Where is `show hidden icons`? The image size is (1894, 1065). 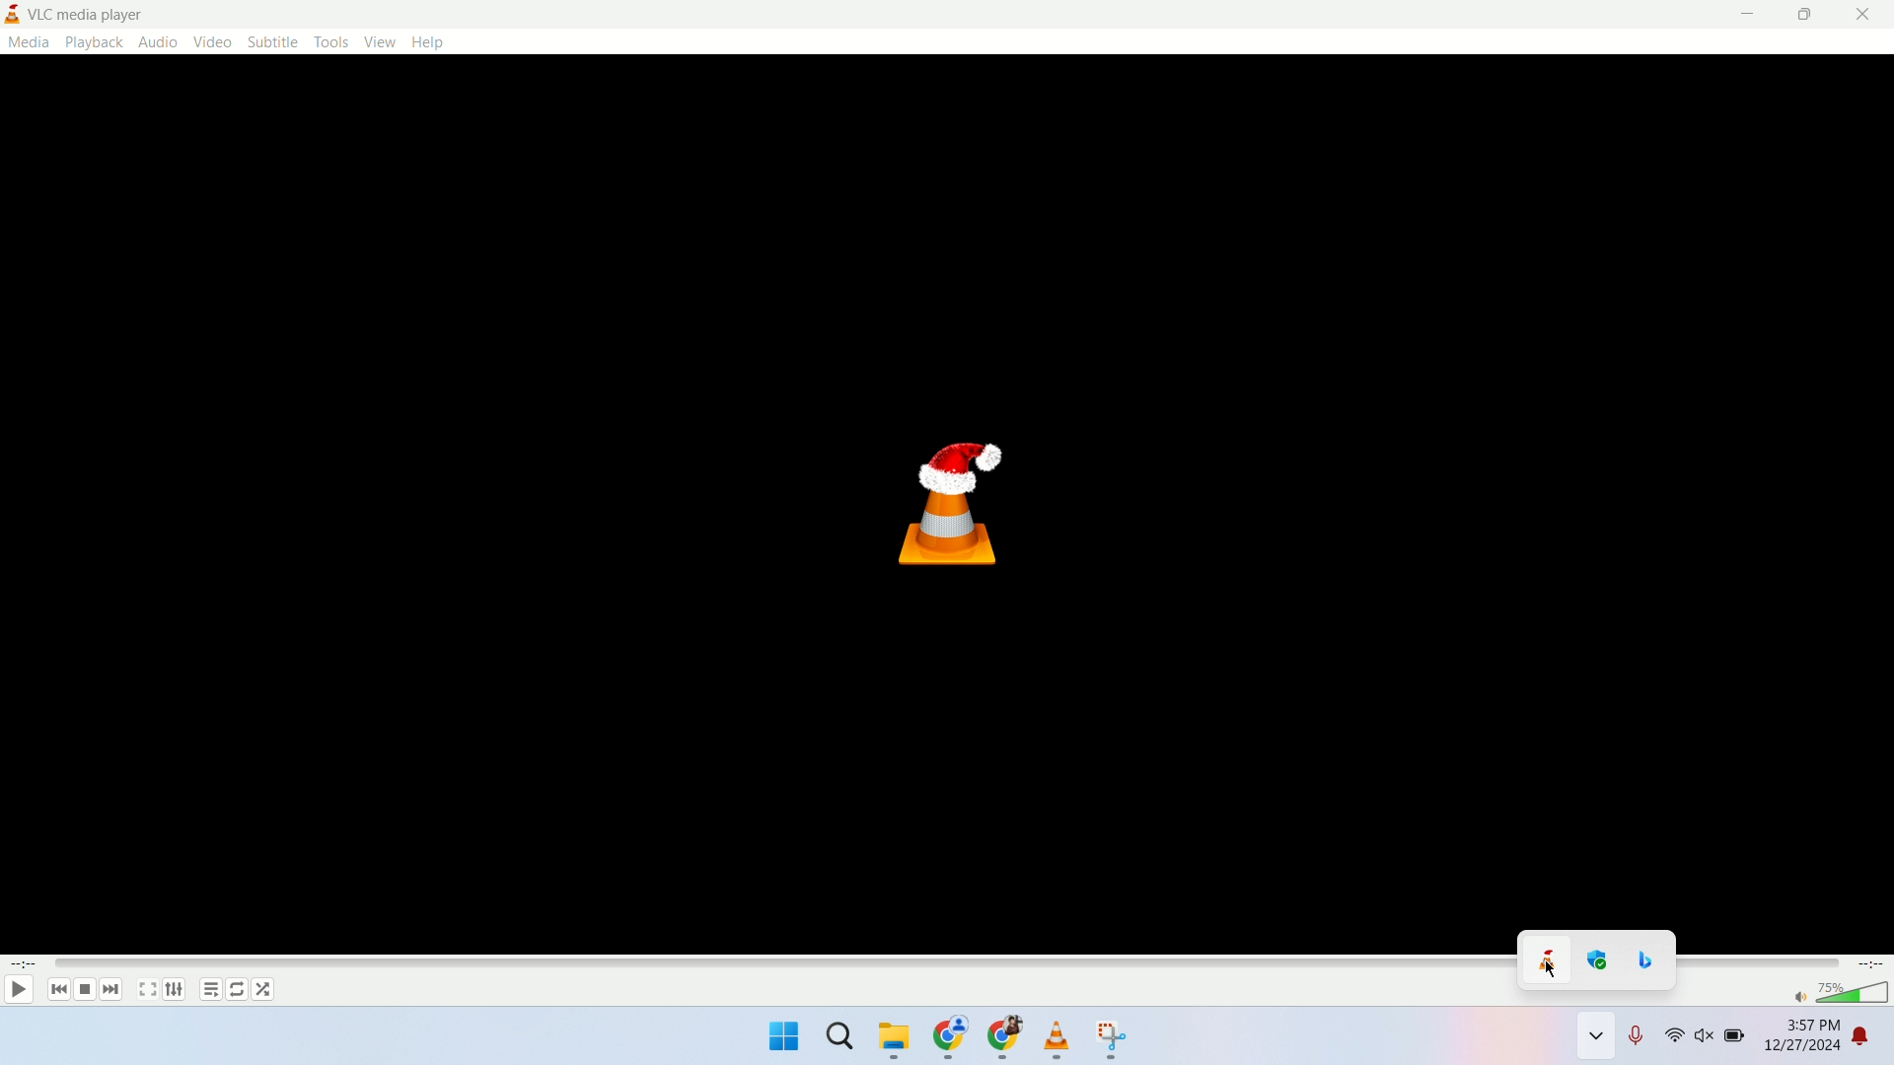
show hidden icons is located at coordinates (1596, 1040).